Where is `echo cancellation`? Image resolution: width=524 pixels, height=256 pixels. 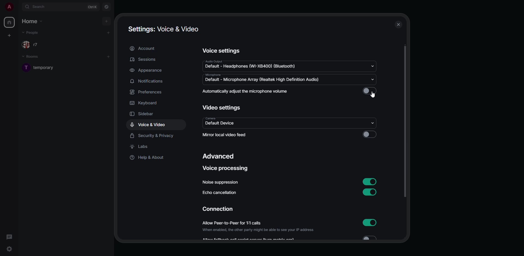
echo cancellation is located at coordinates (221, 192).